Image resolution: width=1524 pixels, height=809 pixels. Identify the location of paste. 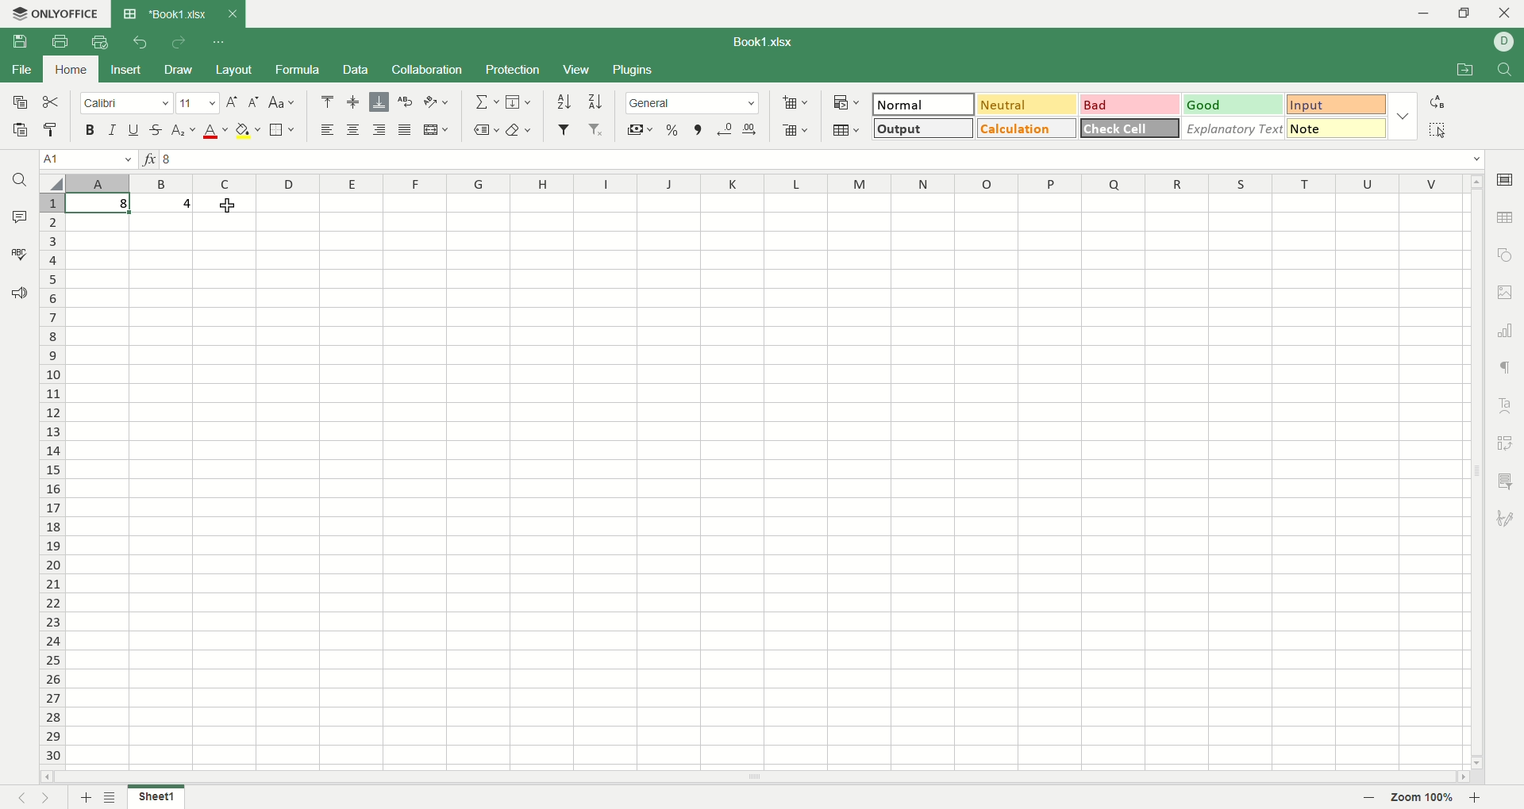
(52, 130).